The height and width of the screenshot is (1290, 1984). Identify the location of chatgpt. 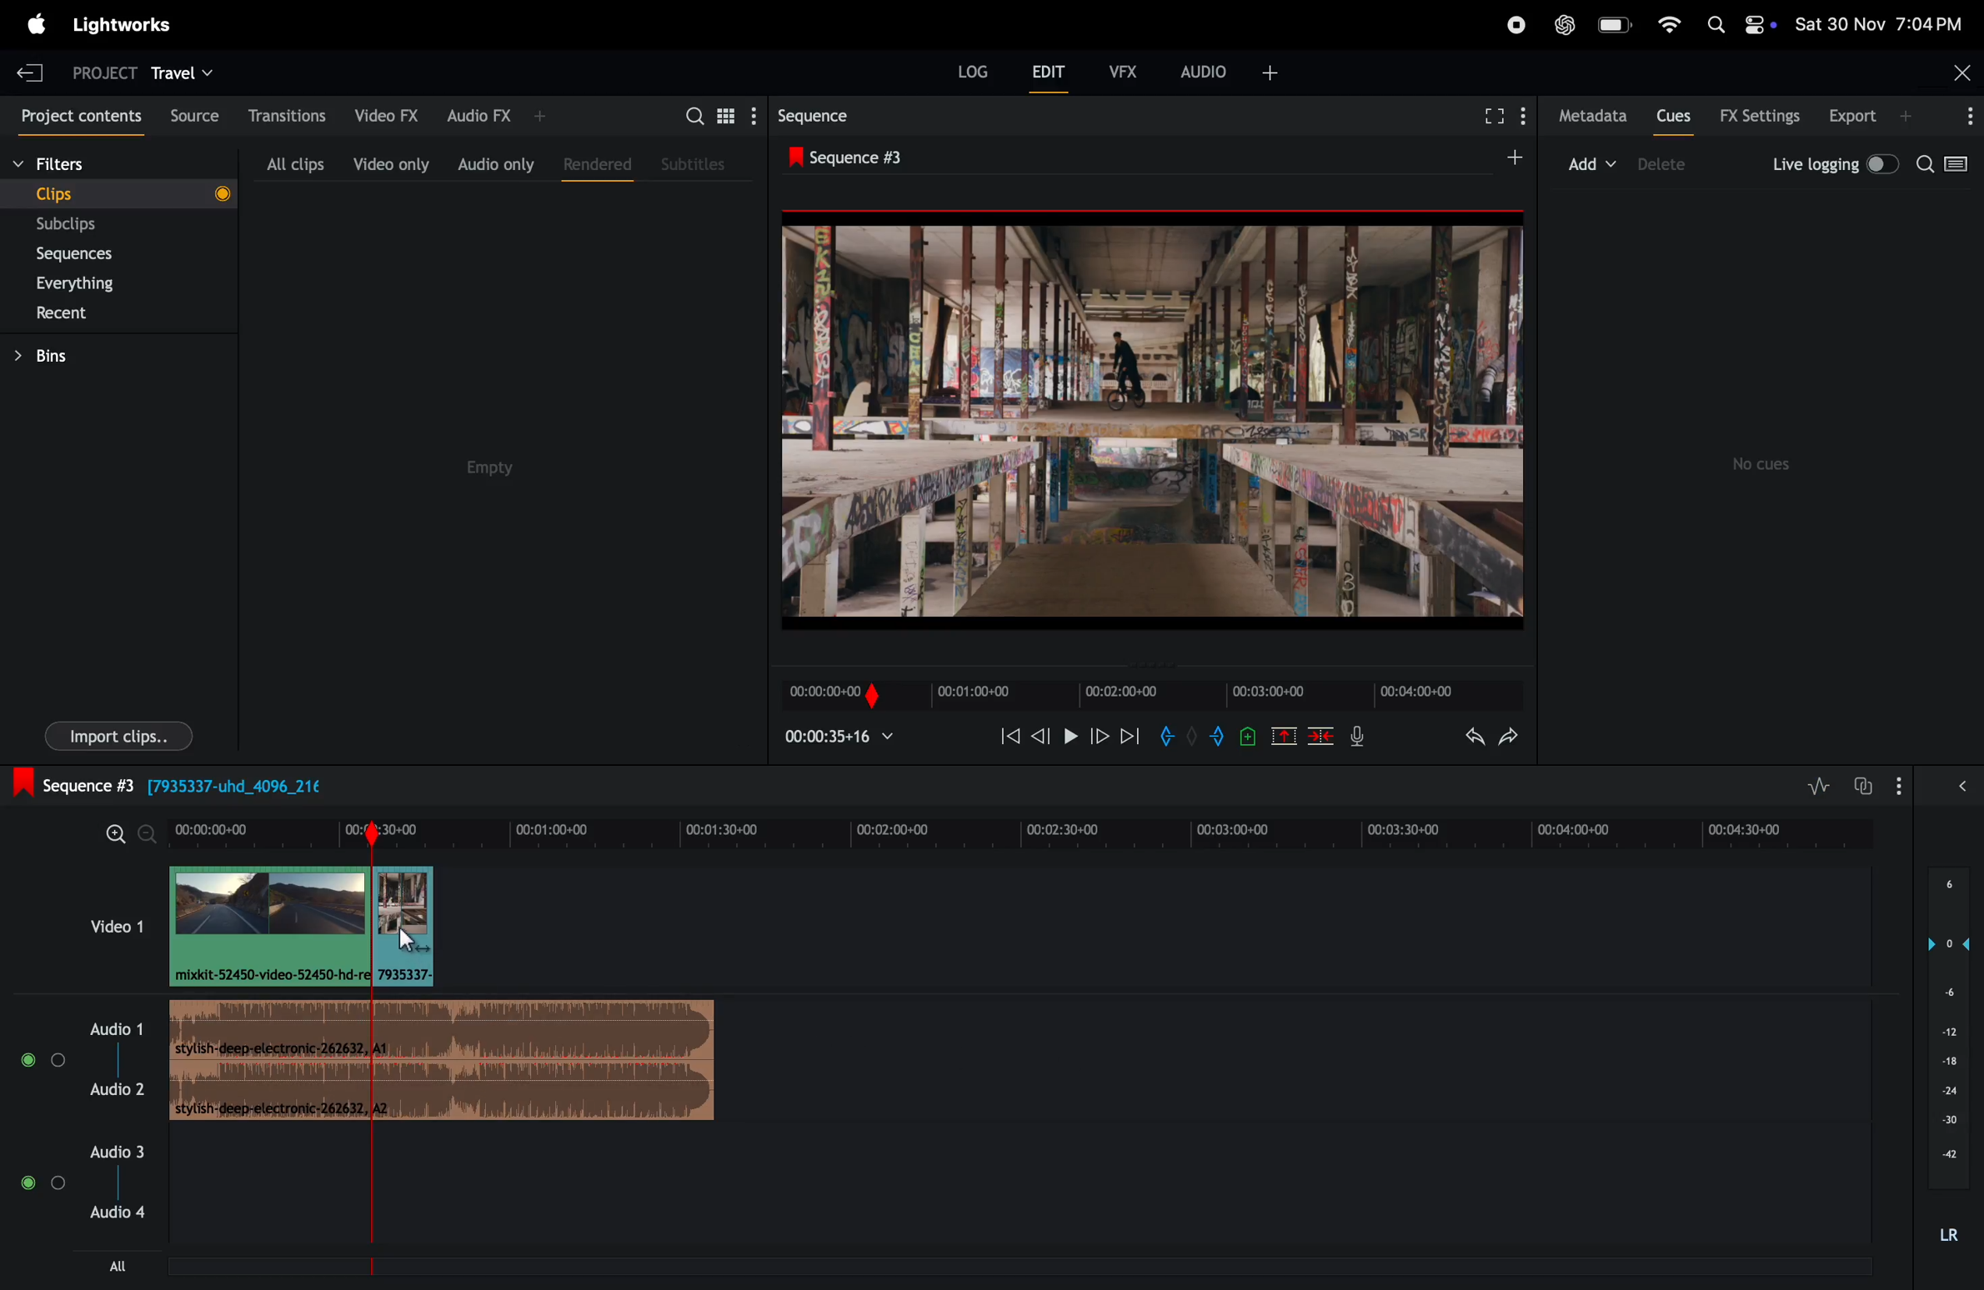
(1566, 22).